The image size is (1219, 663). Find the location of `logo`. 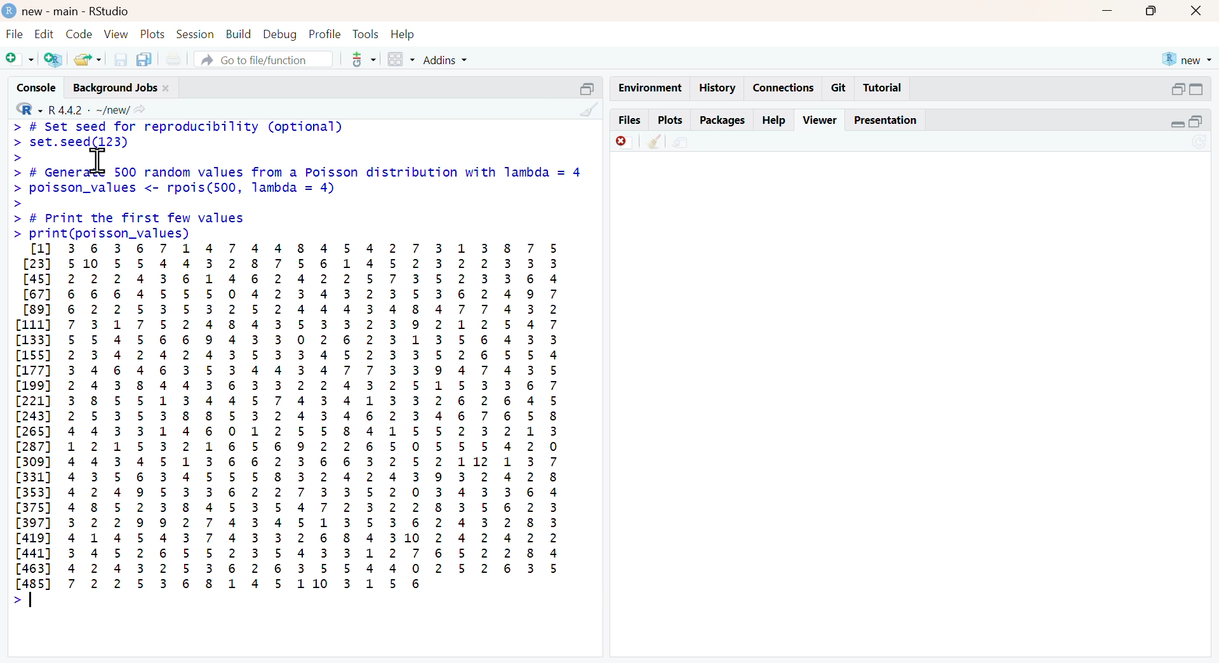

logo is located at coordinates (9, 10).